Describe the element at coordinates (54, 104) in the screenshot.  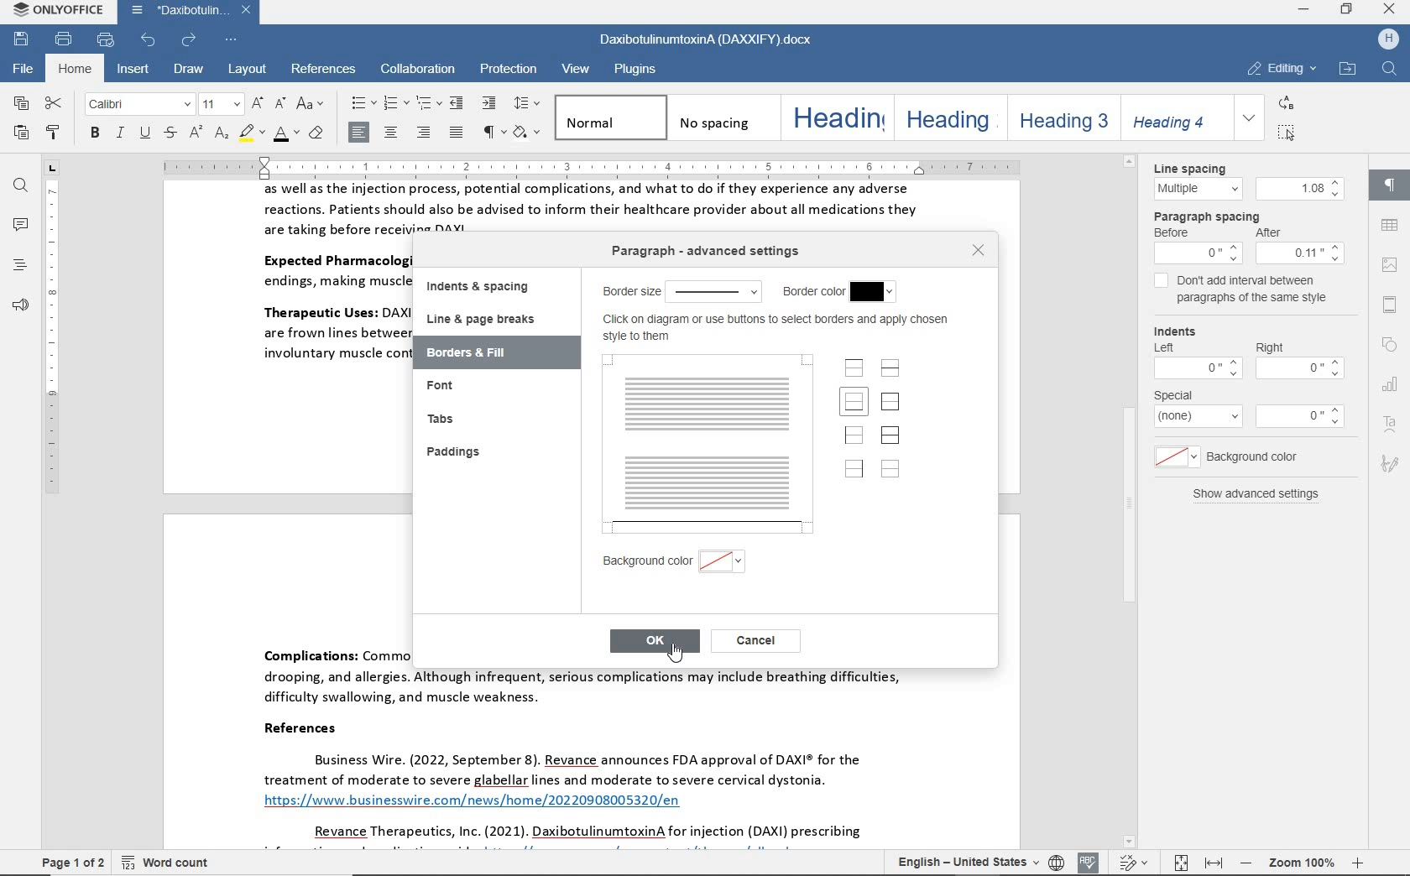
I see `cut` at that location.